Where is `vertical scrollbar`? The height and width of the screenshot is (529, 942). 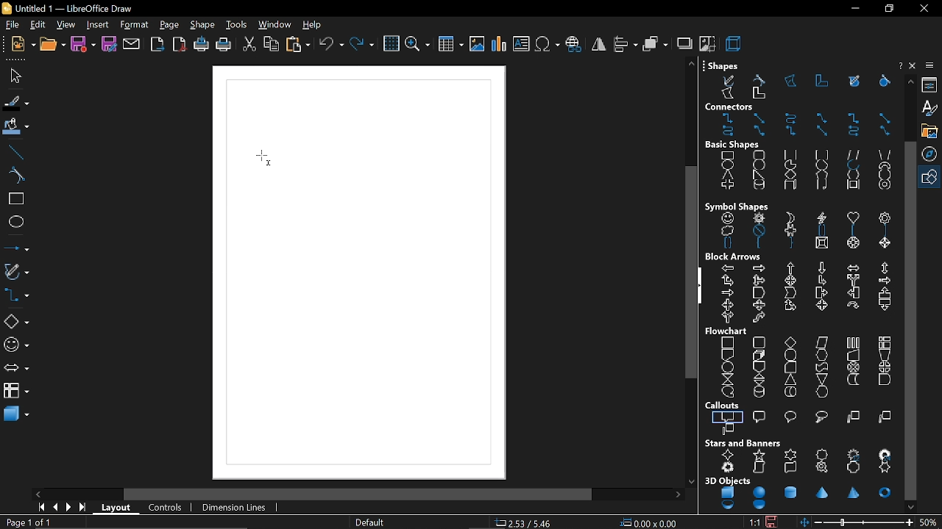 vertical scrollbar is located at coordinates (910, 321).